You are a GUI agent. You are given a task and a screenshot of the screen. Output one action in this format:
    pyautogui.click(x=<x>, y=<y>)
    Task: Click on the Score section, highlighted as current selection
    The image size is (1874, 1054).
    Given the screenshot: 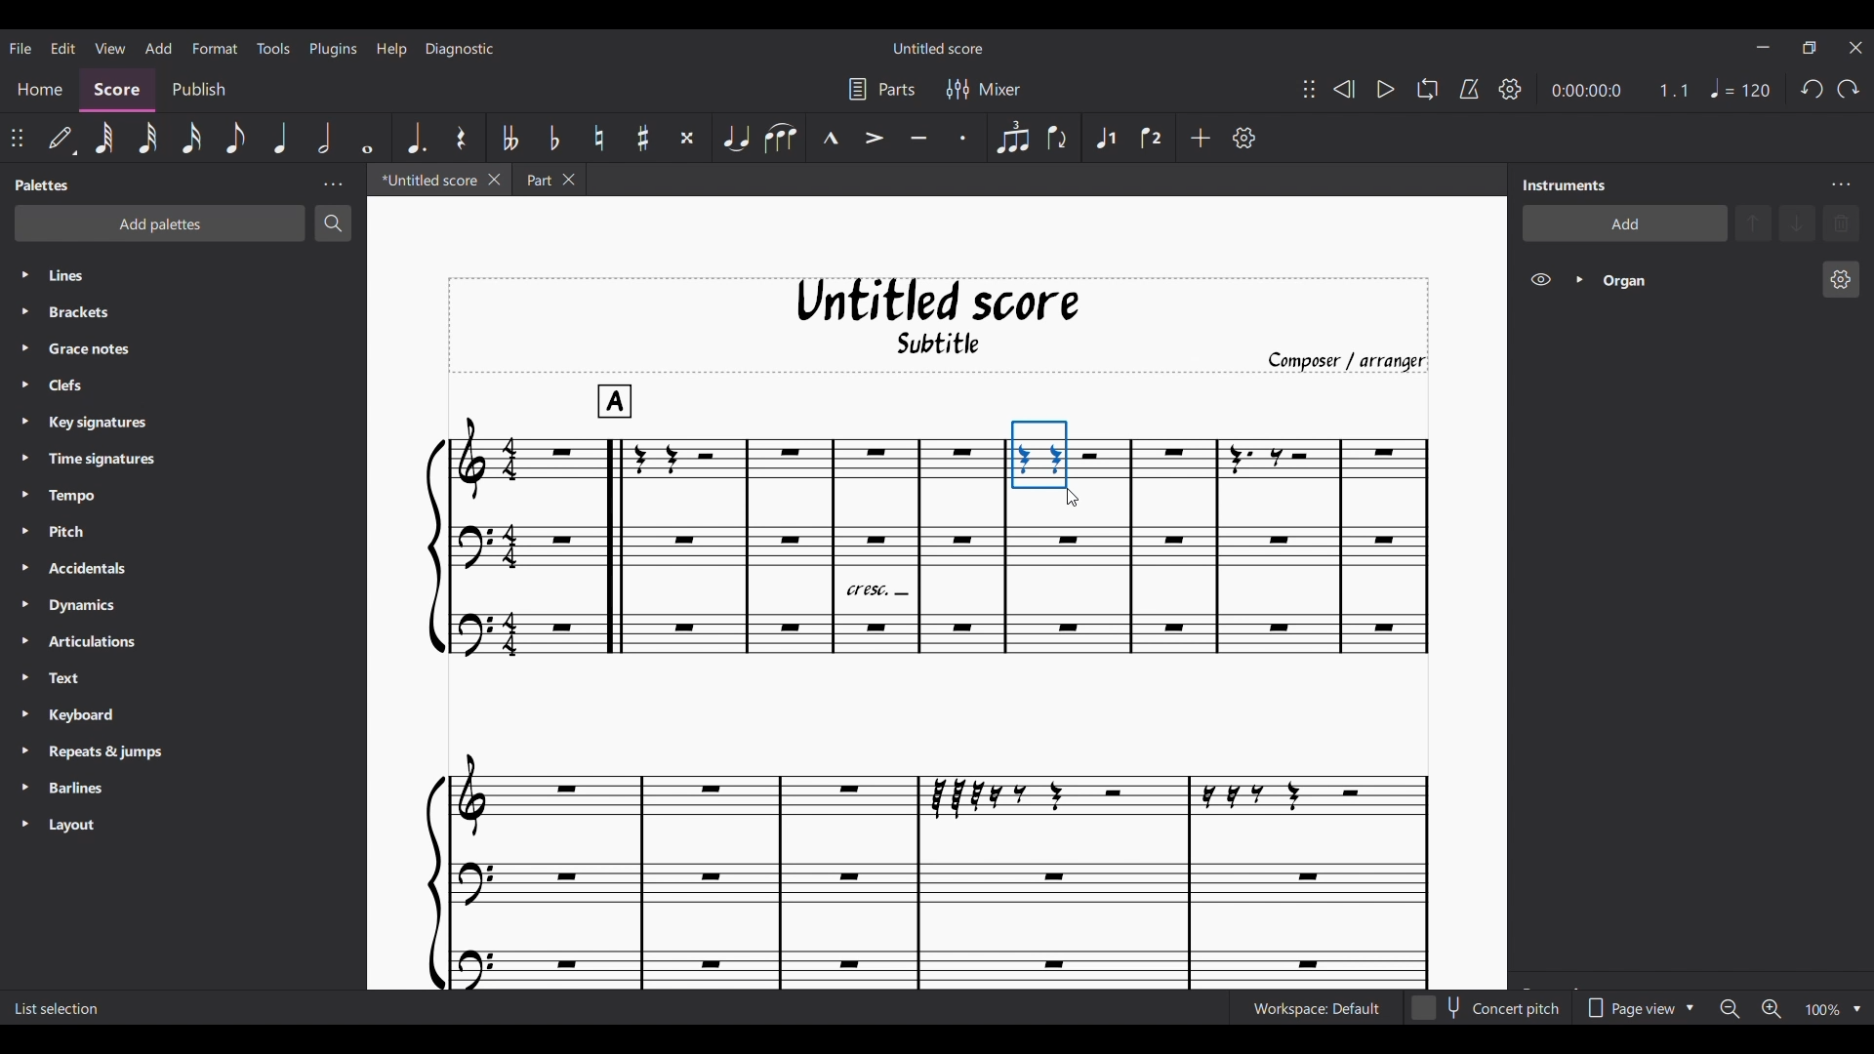 What is the action you would take?
    pyautogui.click(x=116, y=90)
    